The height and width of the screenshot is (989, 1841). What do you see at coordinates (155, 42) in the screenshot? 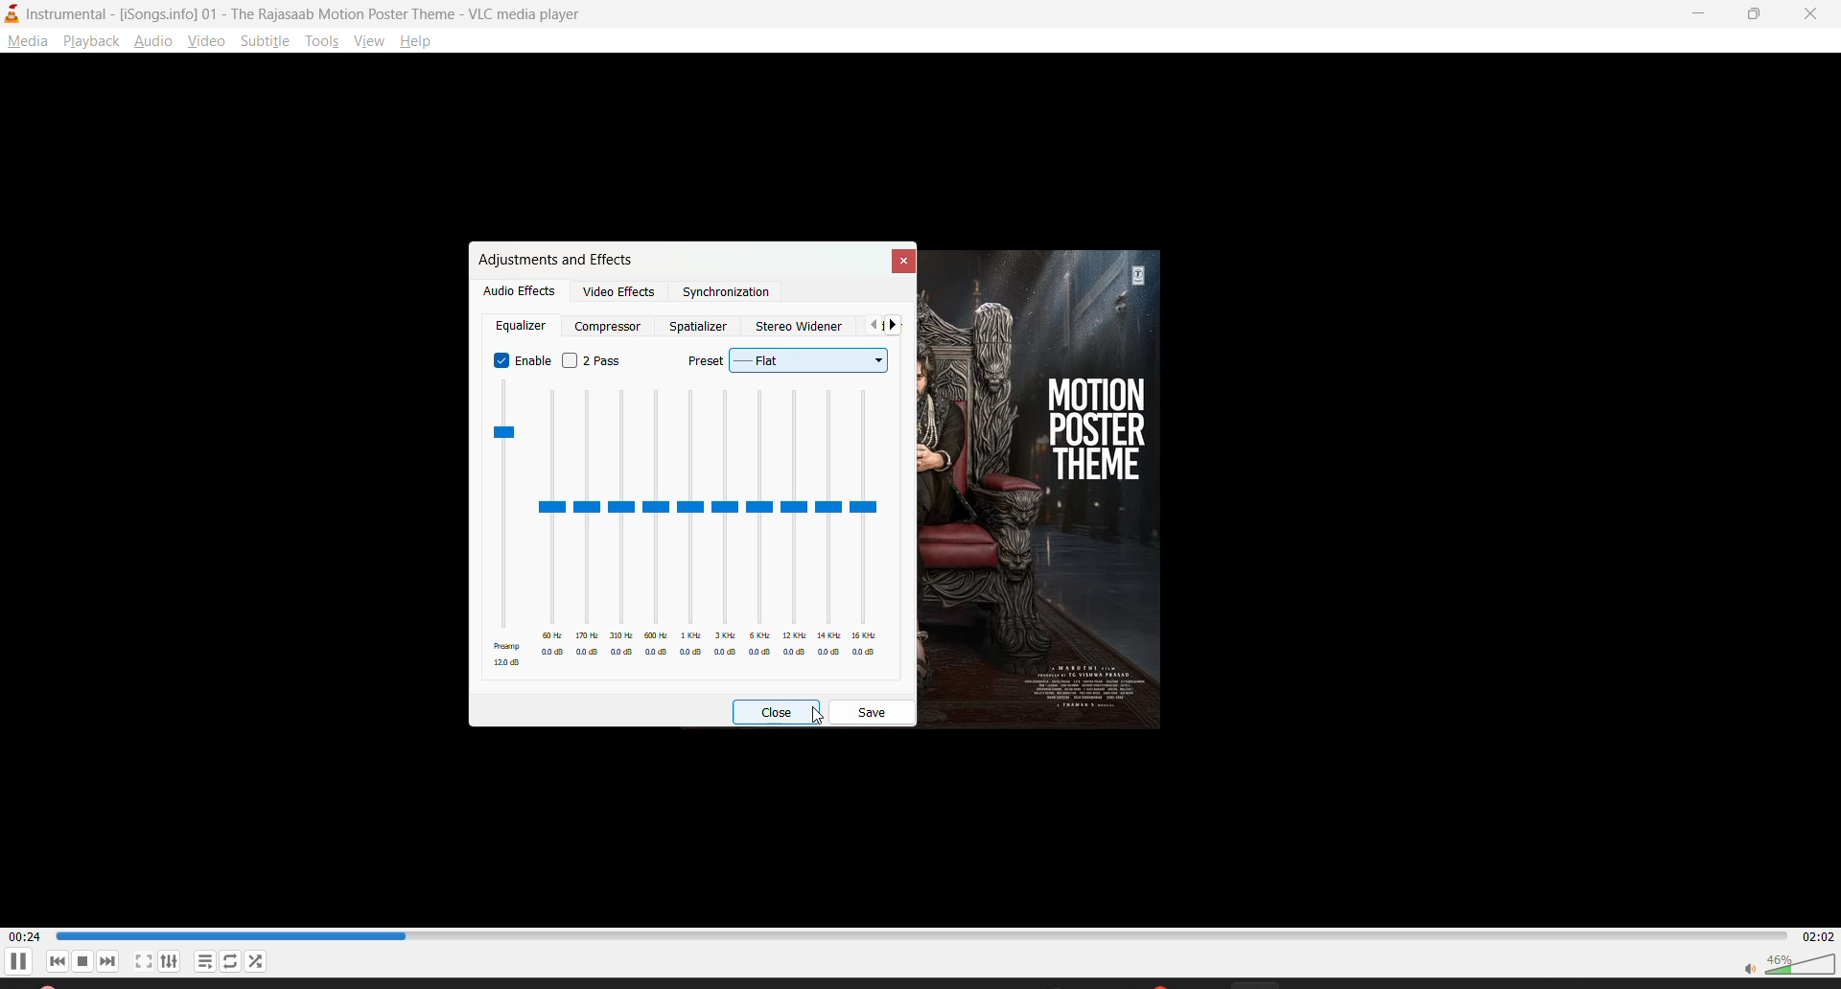
I see `audio` at bounding box center [155, 42].